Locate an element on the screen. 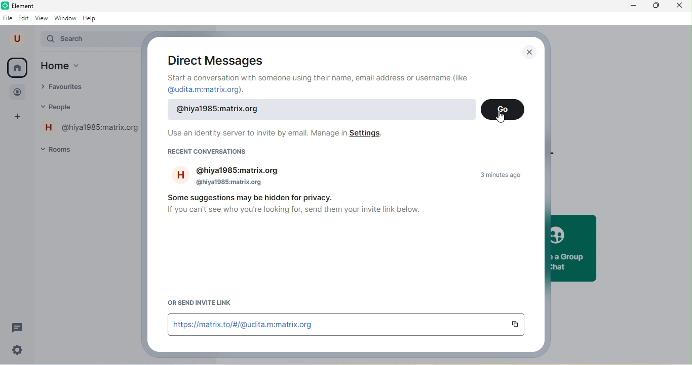  copy is located at coordinates (518, 325).